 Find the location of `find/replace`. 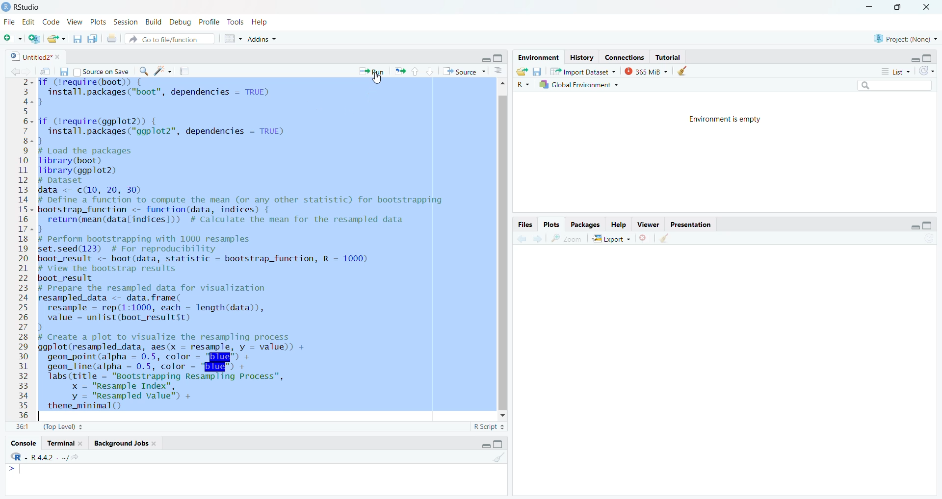

find/replace is located at coordinates (144, 70).